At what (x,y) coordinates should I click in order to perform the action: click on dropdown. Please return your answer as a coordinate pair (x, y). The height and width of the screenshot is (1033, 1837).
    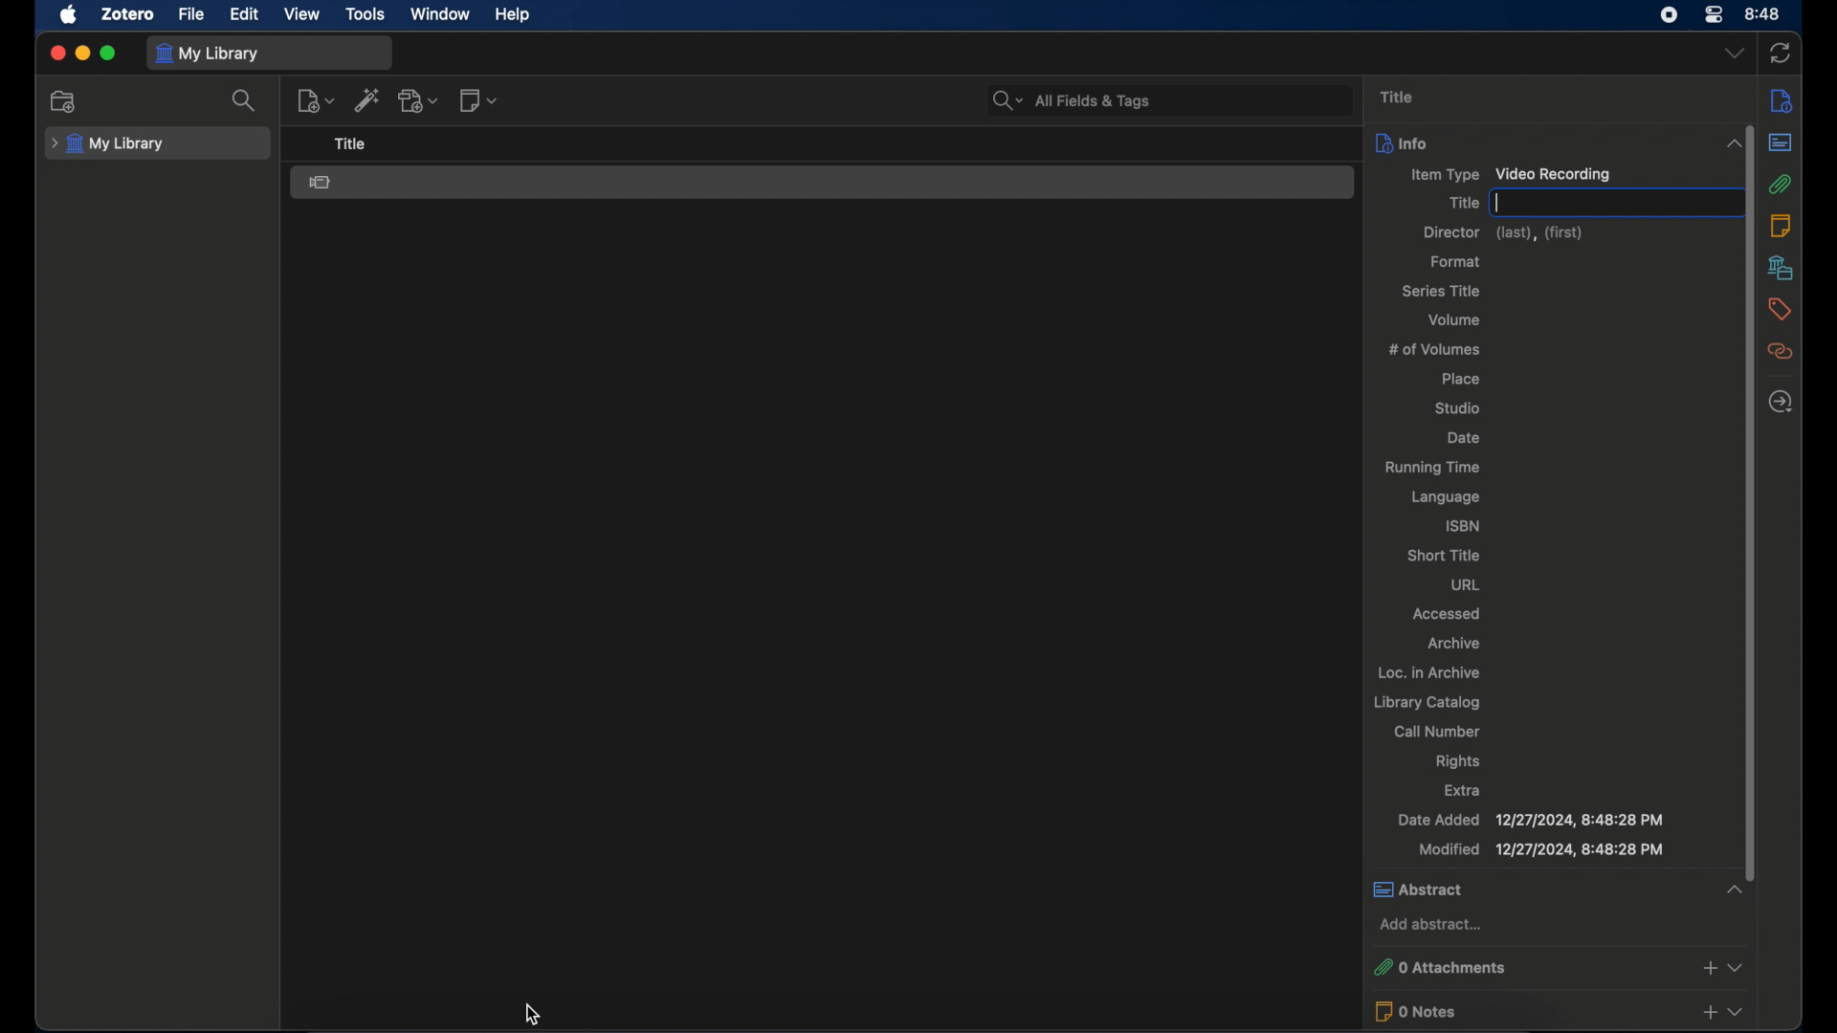
    Looking at the image, I should click on (1735, 55).